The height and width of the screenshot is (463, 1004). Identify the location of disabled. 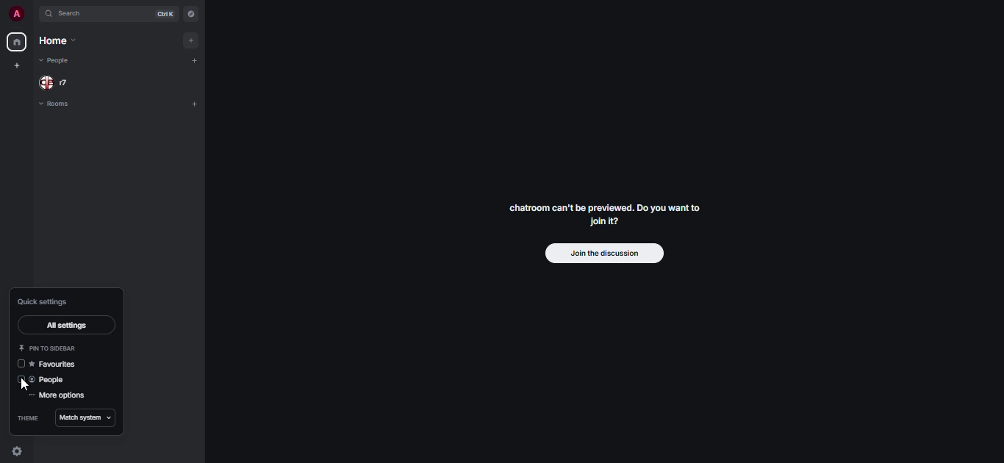
(21, 381).